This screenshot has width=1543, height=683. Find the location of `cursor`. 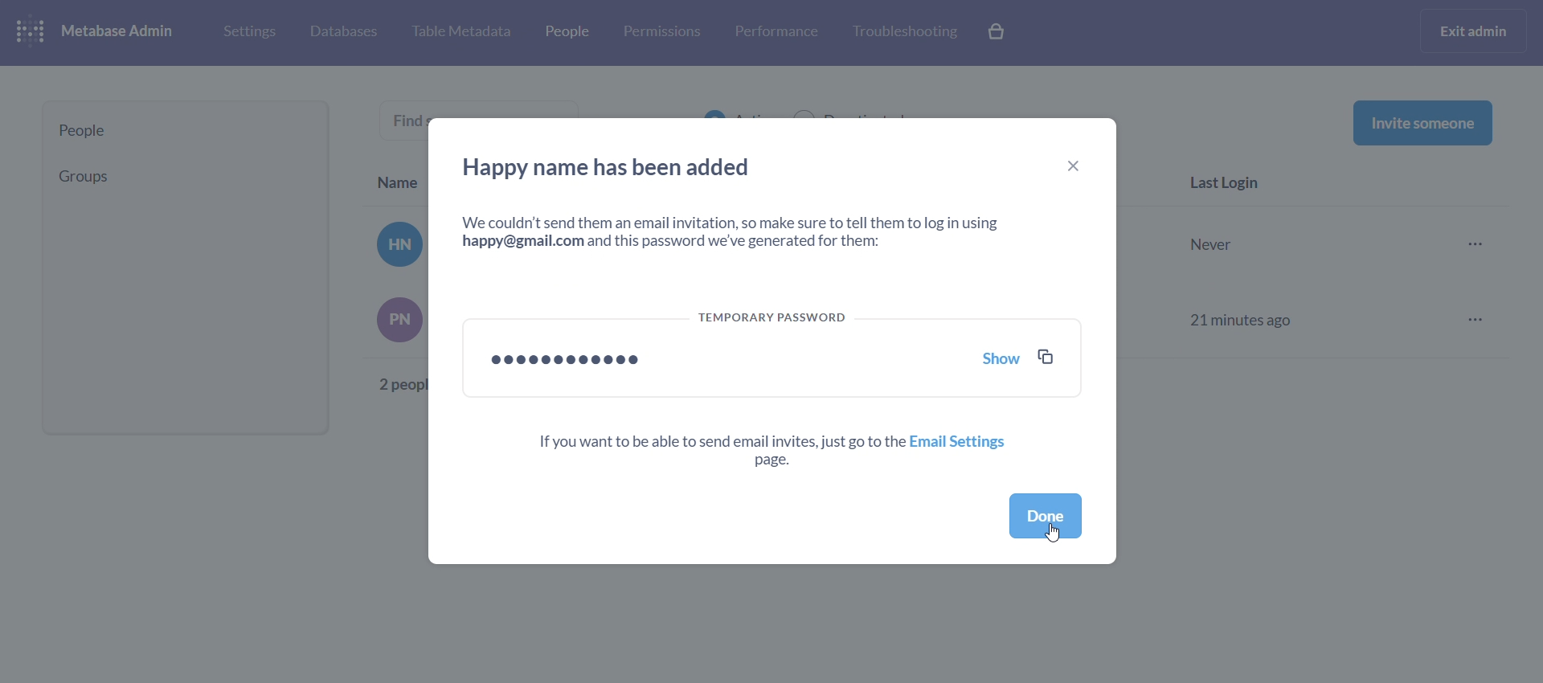

cursor is located at coordinates (1057, 533).